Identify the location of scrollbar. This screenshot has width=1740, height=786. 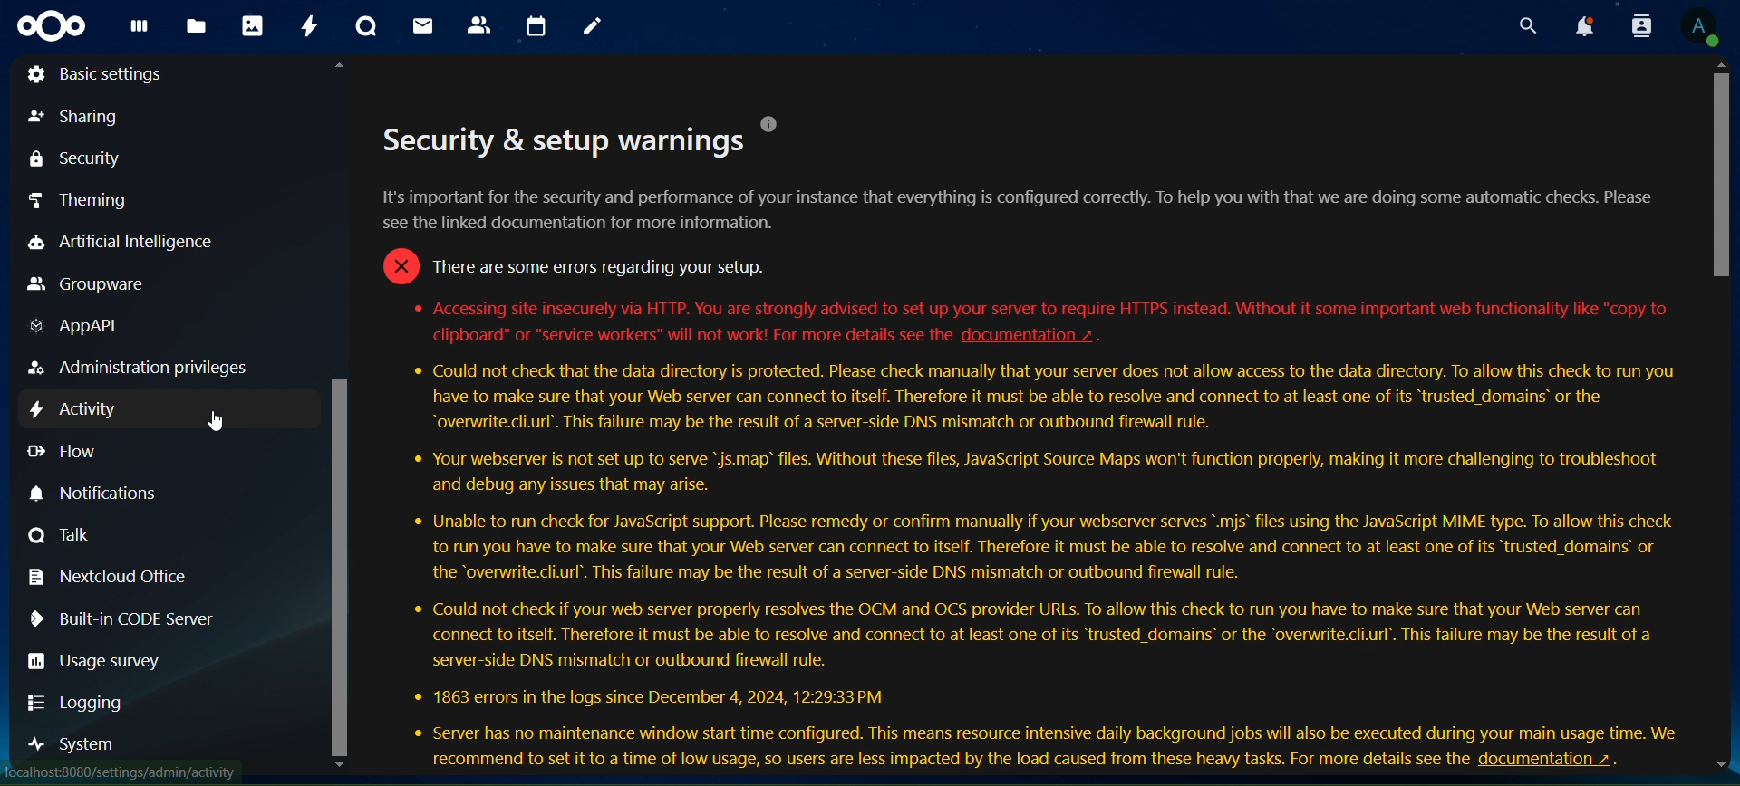
(1723, 317).